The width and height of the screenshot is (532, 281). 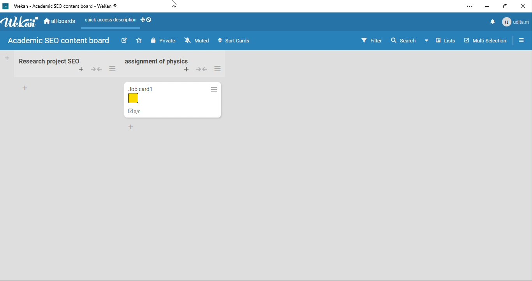 I want to click on private, so click(x=164, y=41).